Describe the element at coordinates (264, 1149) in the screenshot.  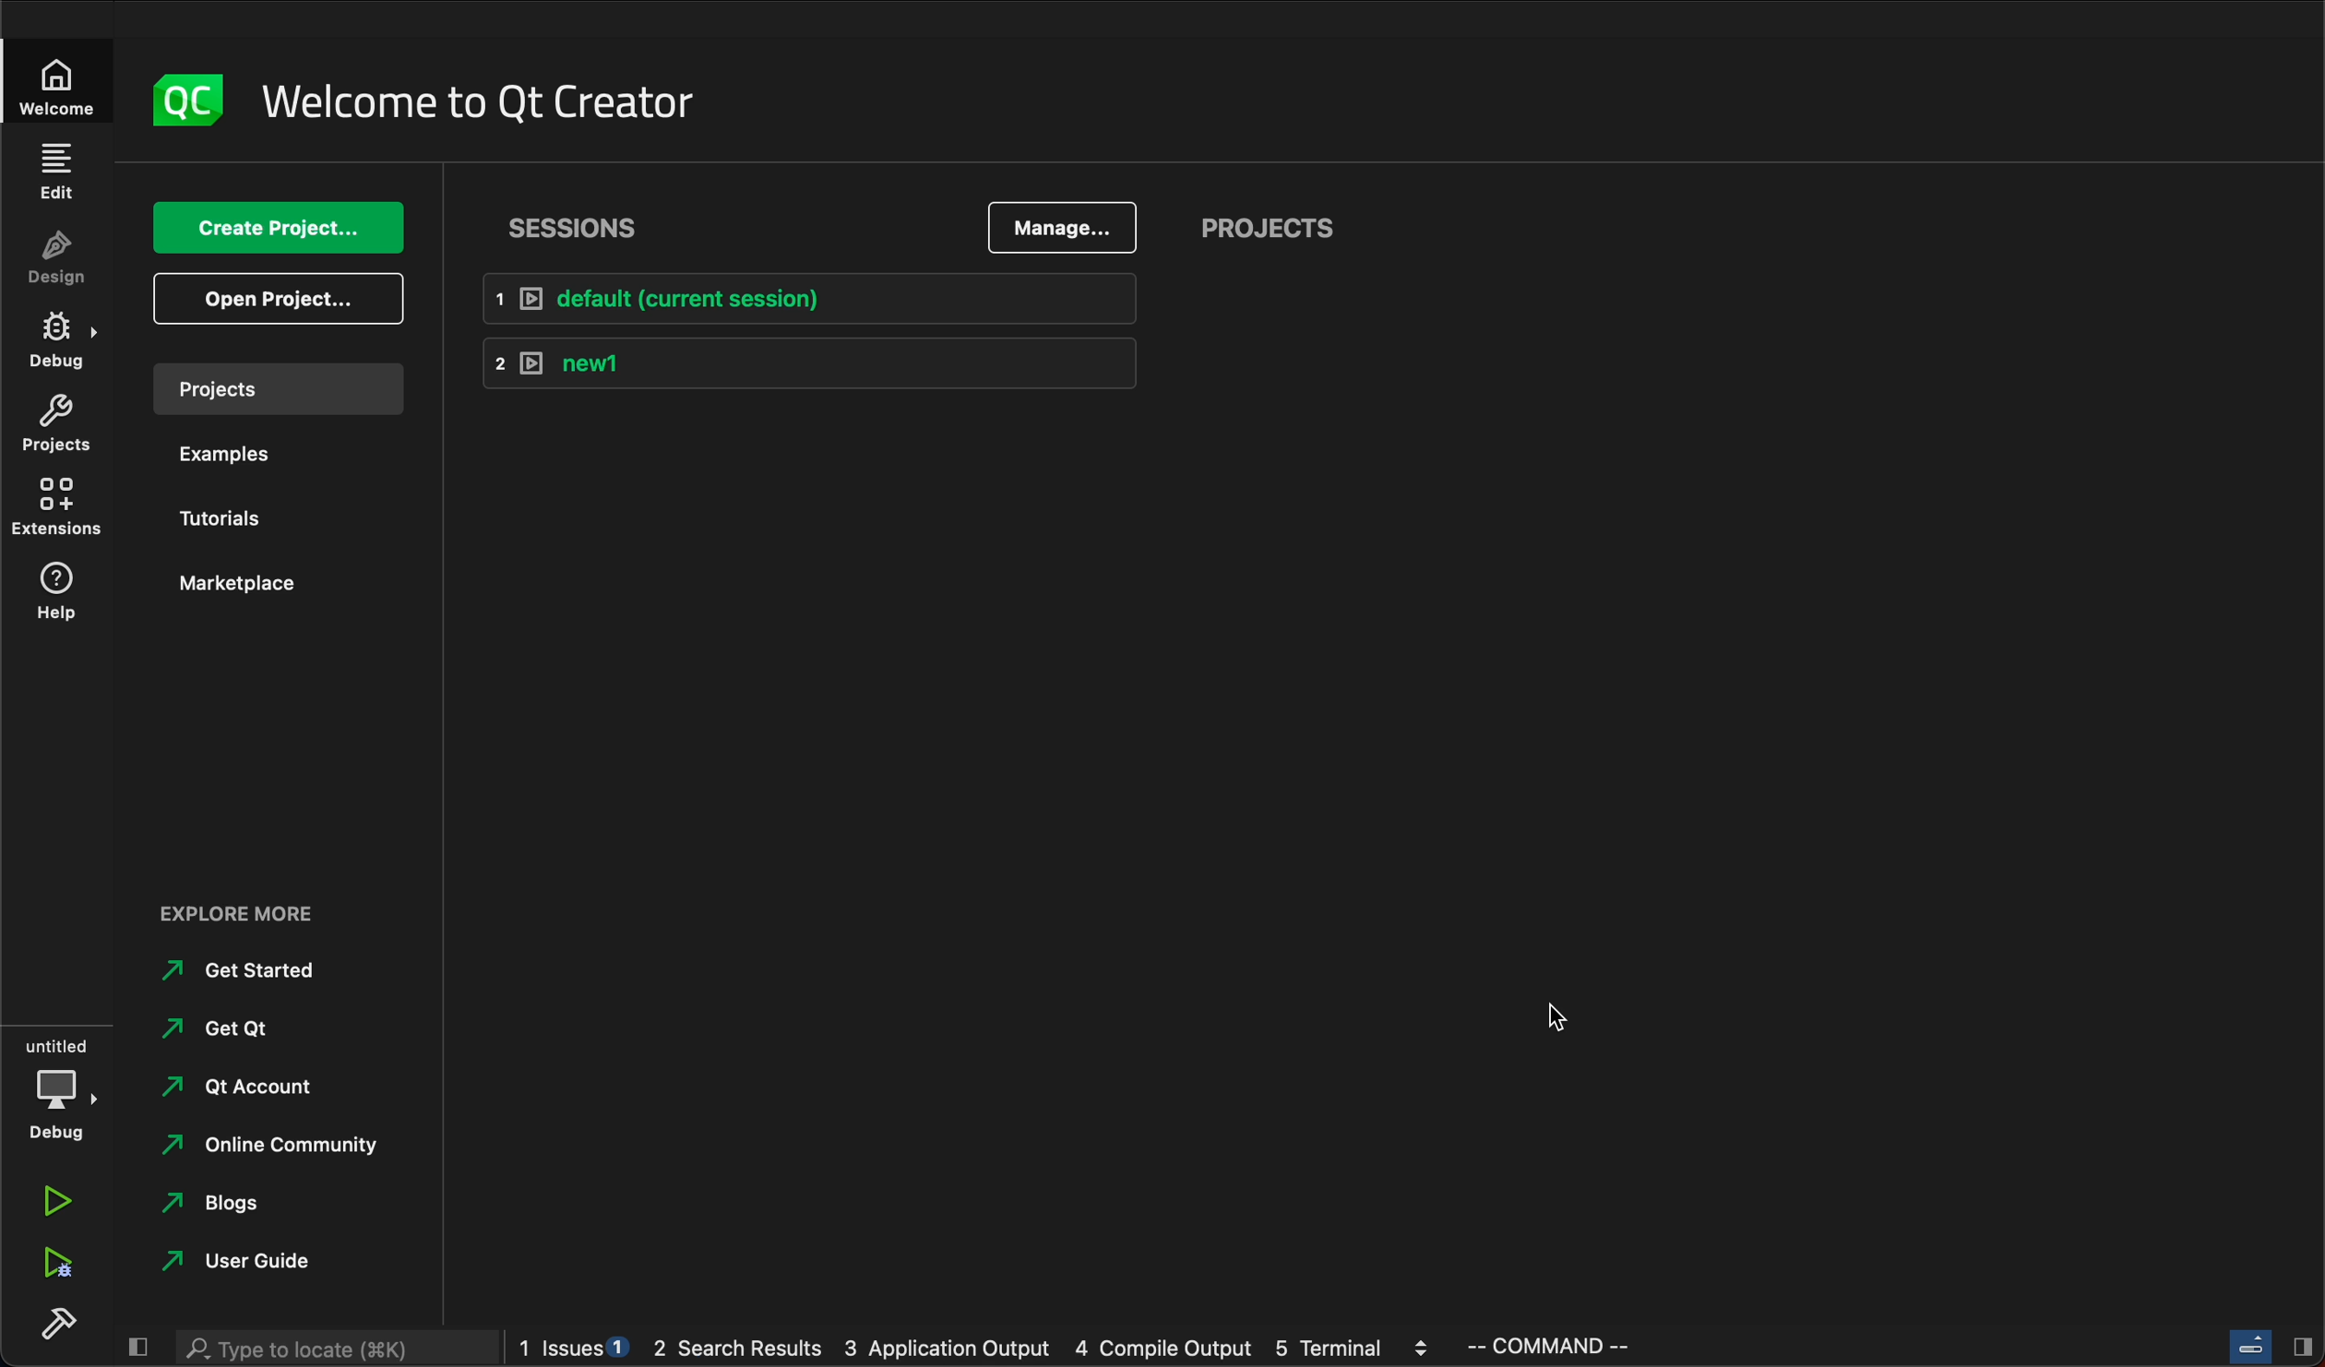
I see `community` at that location.